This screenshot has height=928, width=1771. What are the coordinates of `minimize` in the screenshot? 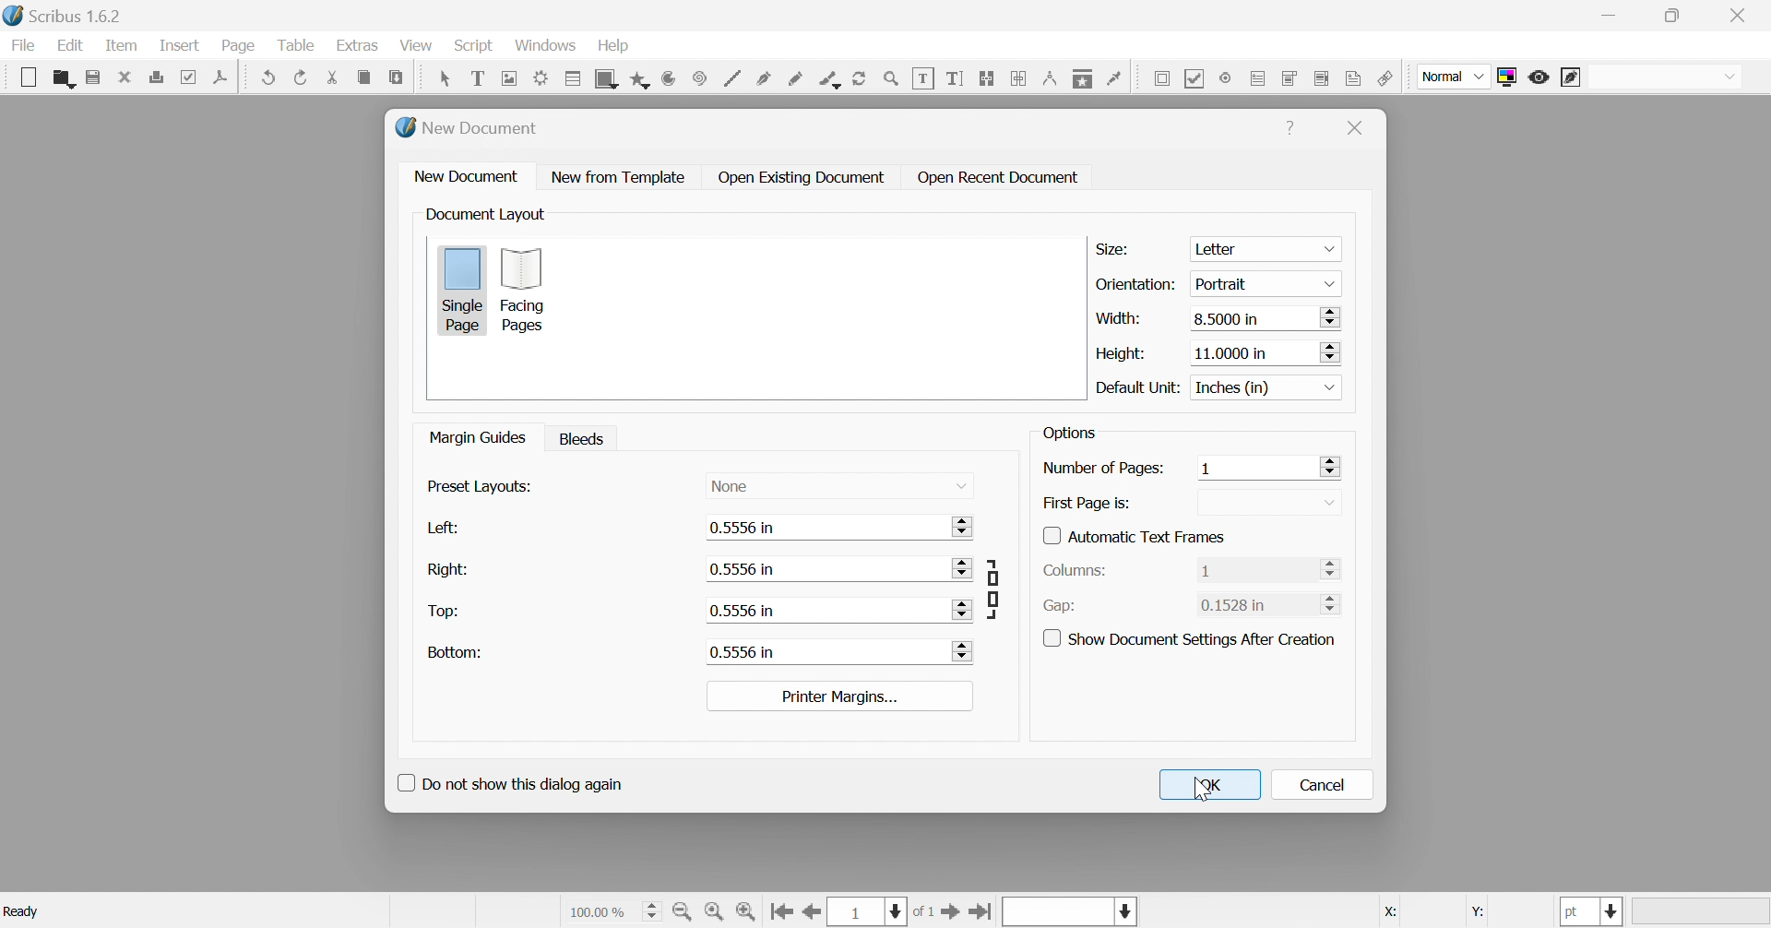 It's located at (1606, 16).